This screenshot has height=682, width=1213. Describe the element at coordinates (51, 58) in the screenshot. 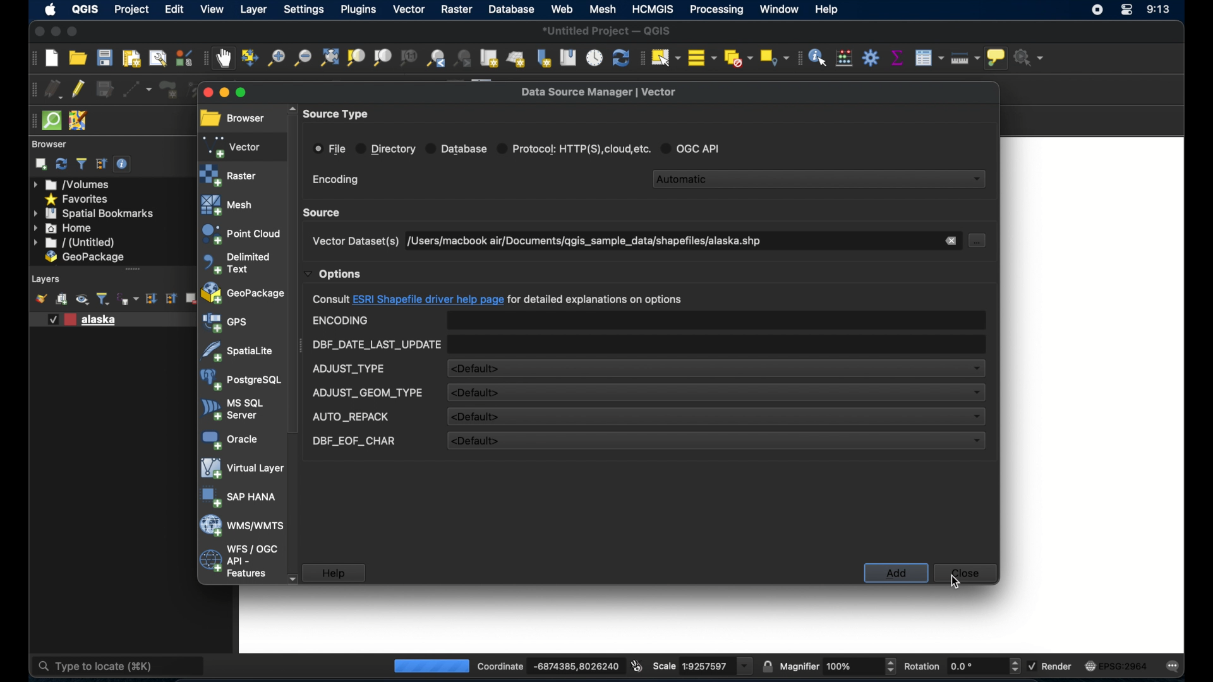

I see `new project` at that location.